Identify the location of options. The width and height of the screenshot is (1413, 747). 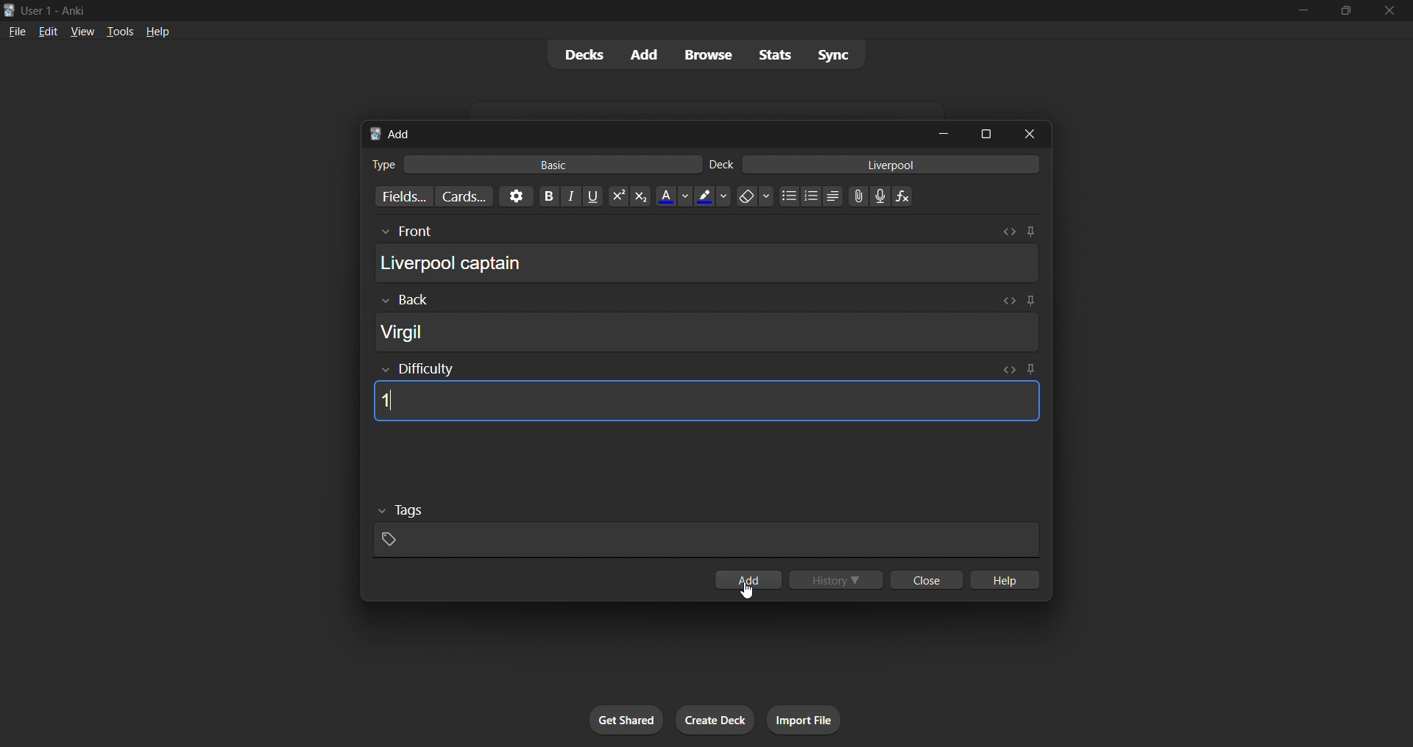
(516, 196).